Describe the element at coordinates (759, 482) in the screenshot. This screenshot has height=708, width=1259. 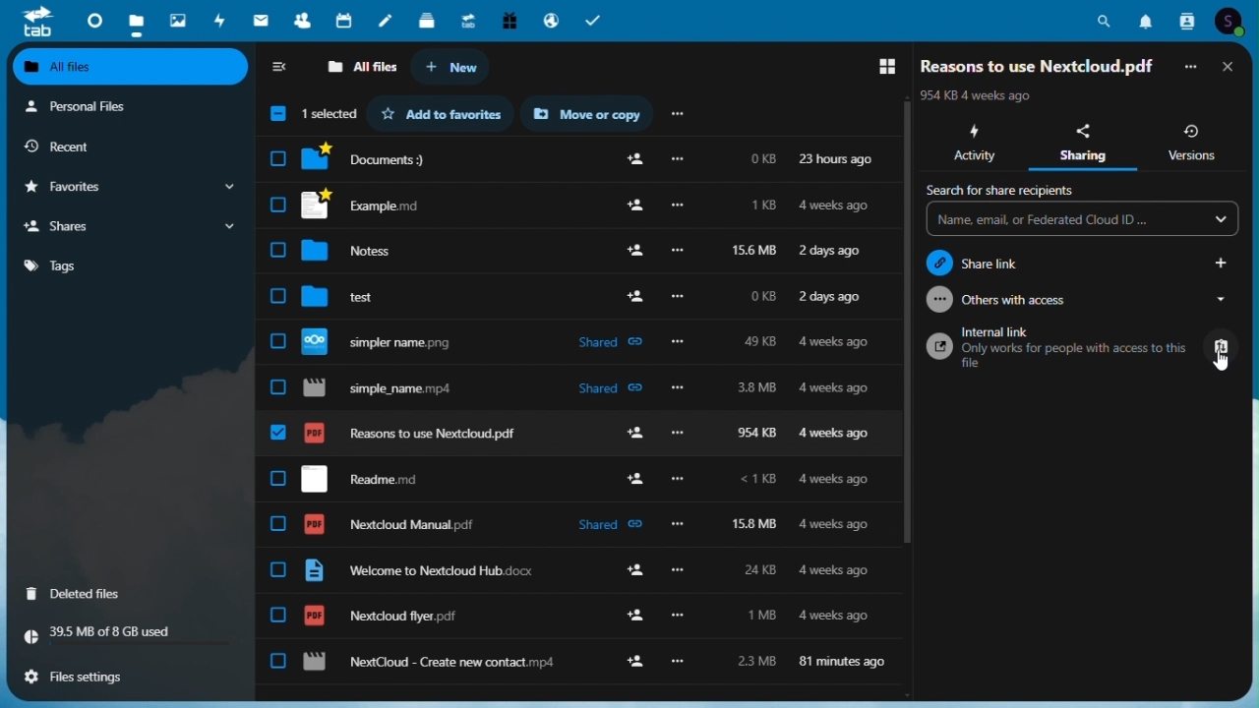
I see `<1 kb` at that location.